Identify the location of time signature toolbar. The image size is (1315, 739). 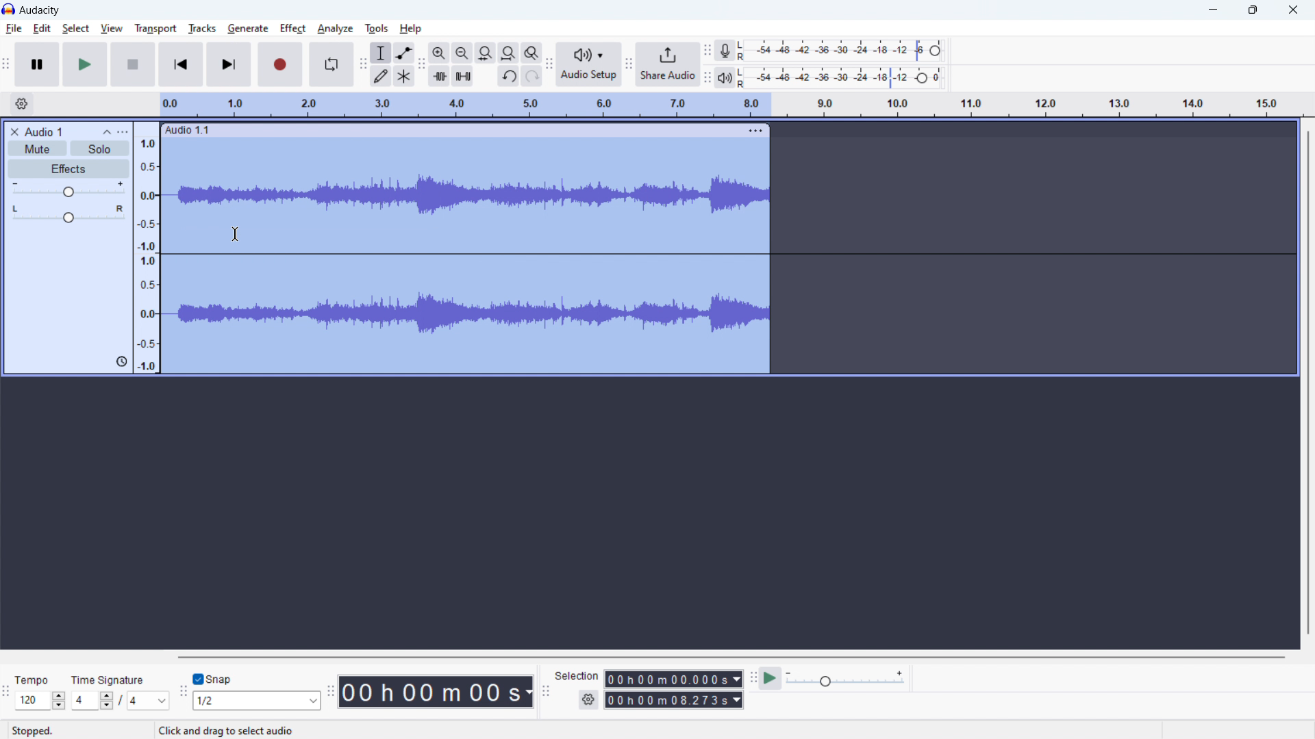
(6, 692).